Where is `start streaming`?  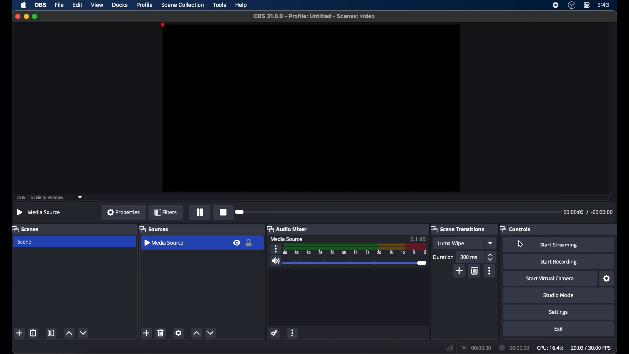 start streaming is located at coordinates (559, 245).